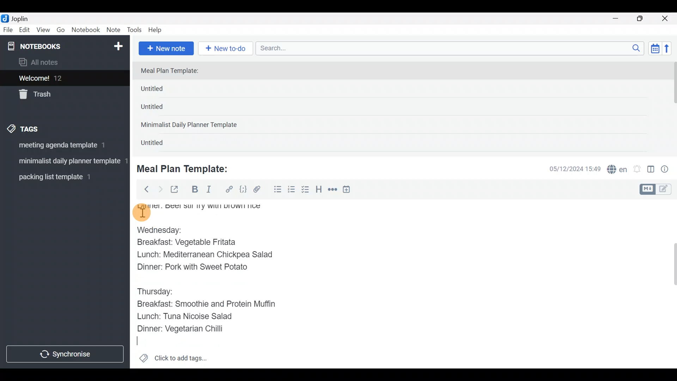 Image resolution: width=677 pixels, height=381 pixels. I want to click on Close, so click(666, 19).